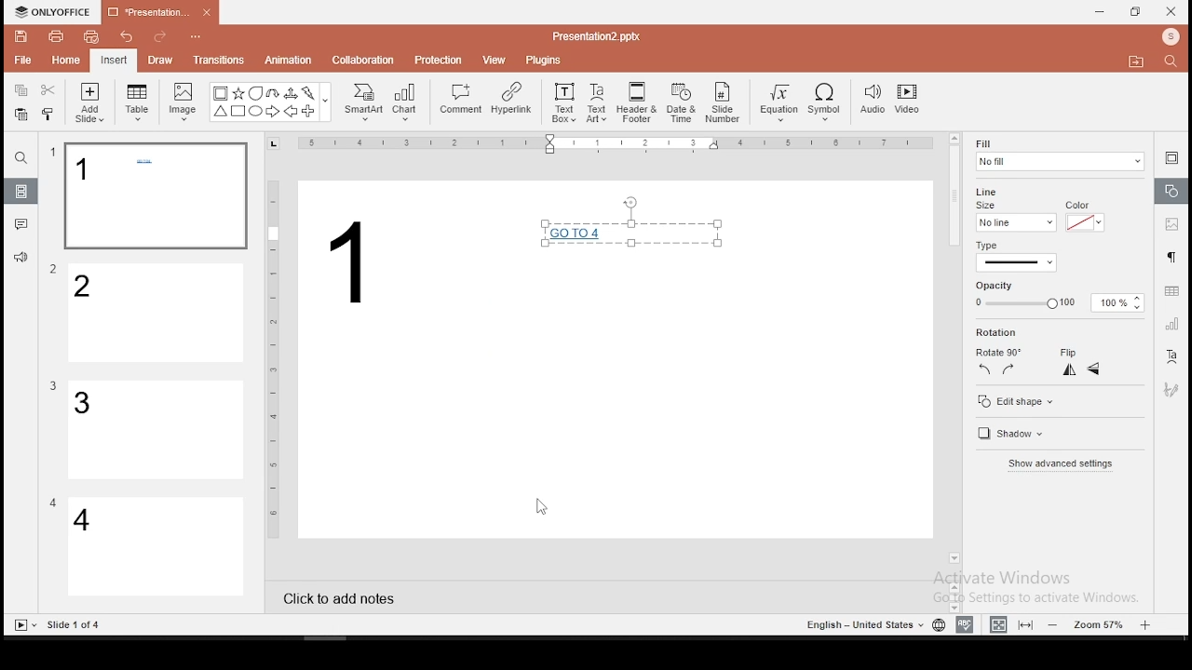 Image resolution: width=1192 pixels, height=670 pixels. What do you see at coordinates (995, 623) in the screenshot?
I see `fit to width` at bounding box center [995, 623].